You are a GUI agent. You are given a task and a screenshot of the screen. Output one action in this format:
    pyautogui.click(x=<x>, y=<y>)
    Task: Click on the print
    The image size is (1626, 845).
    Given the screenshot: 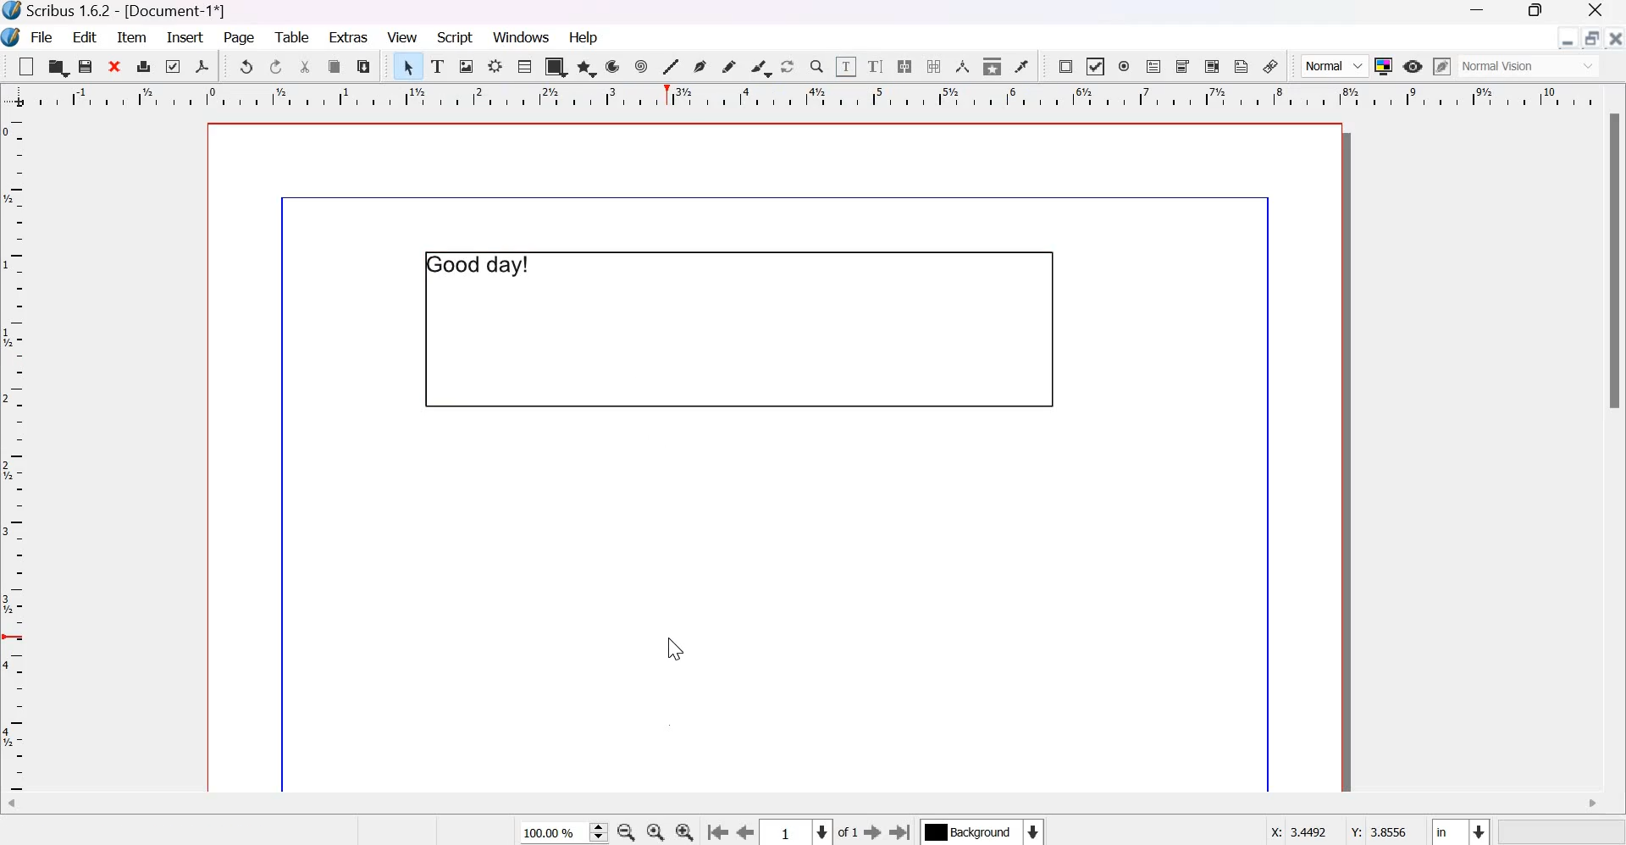 What is the action you would take?
    pyautogui.click(x=144, y=65)
    